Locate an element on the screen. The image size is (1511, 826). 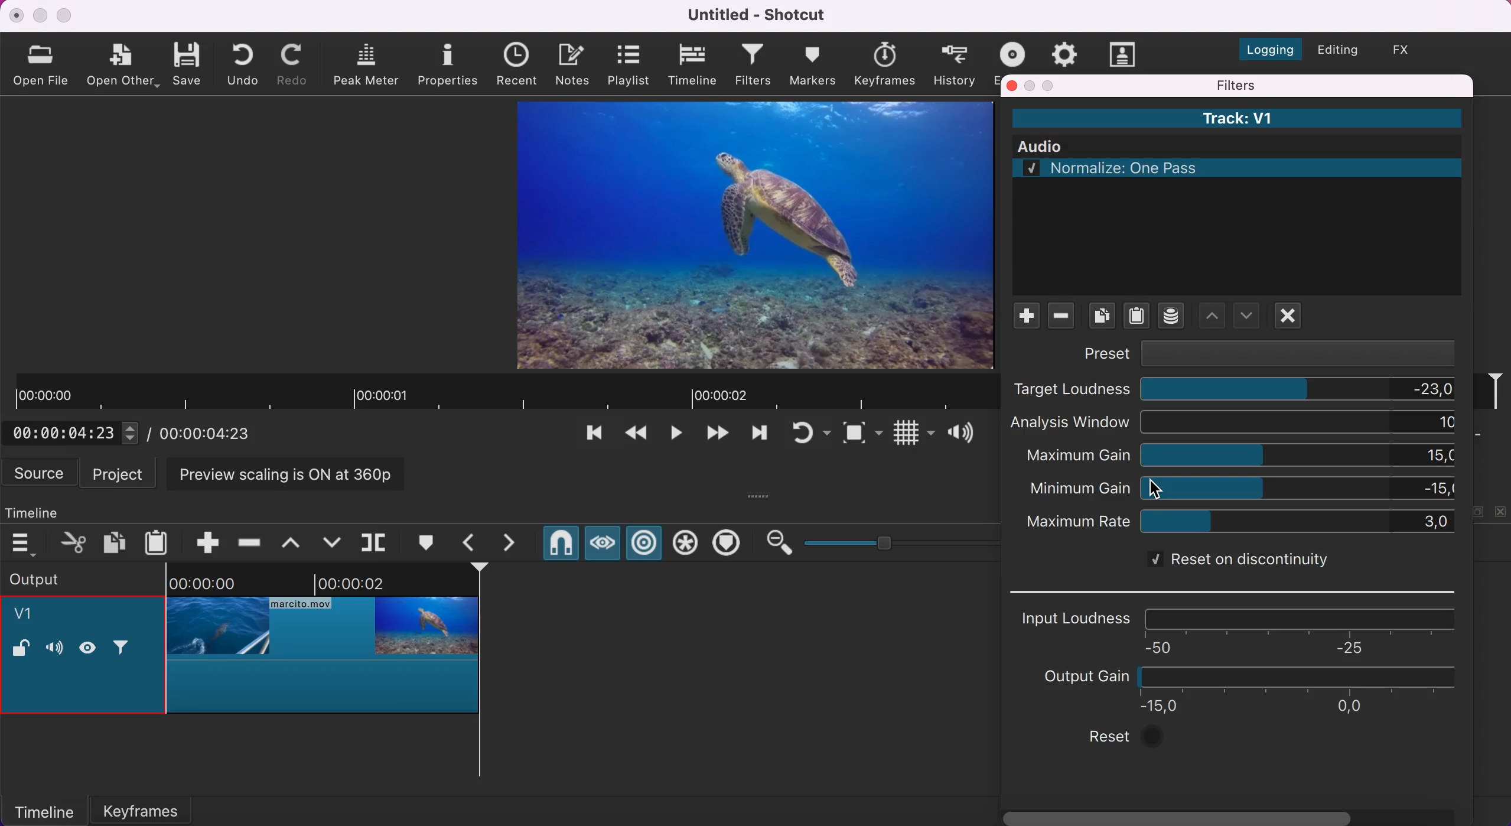
toggle play or pause is located at coordinates (676, 437).